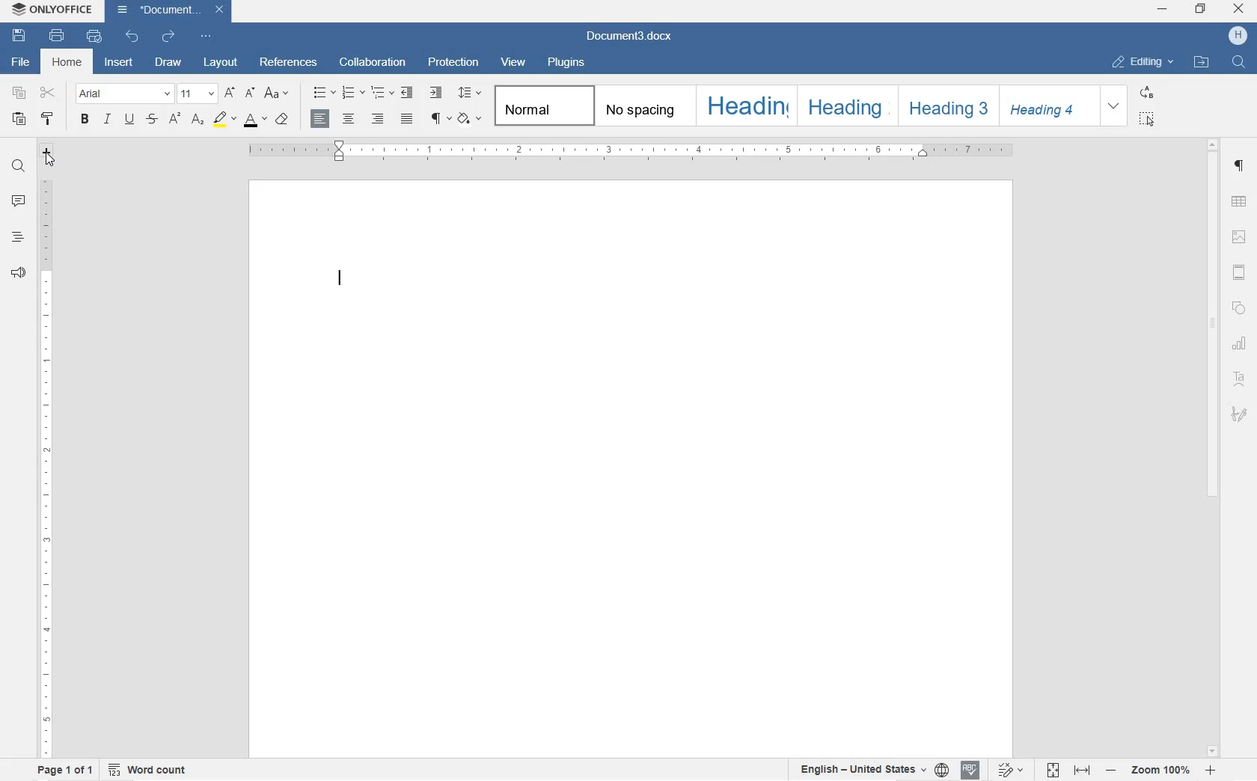 The height and width of the screenshot is (781, 1257). Describe the element at coordinates (129, 120) in the screenshot. I see `UNDERLINE` at that location.